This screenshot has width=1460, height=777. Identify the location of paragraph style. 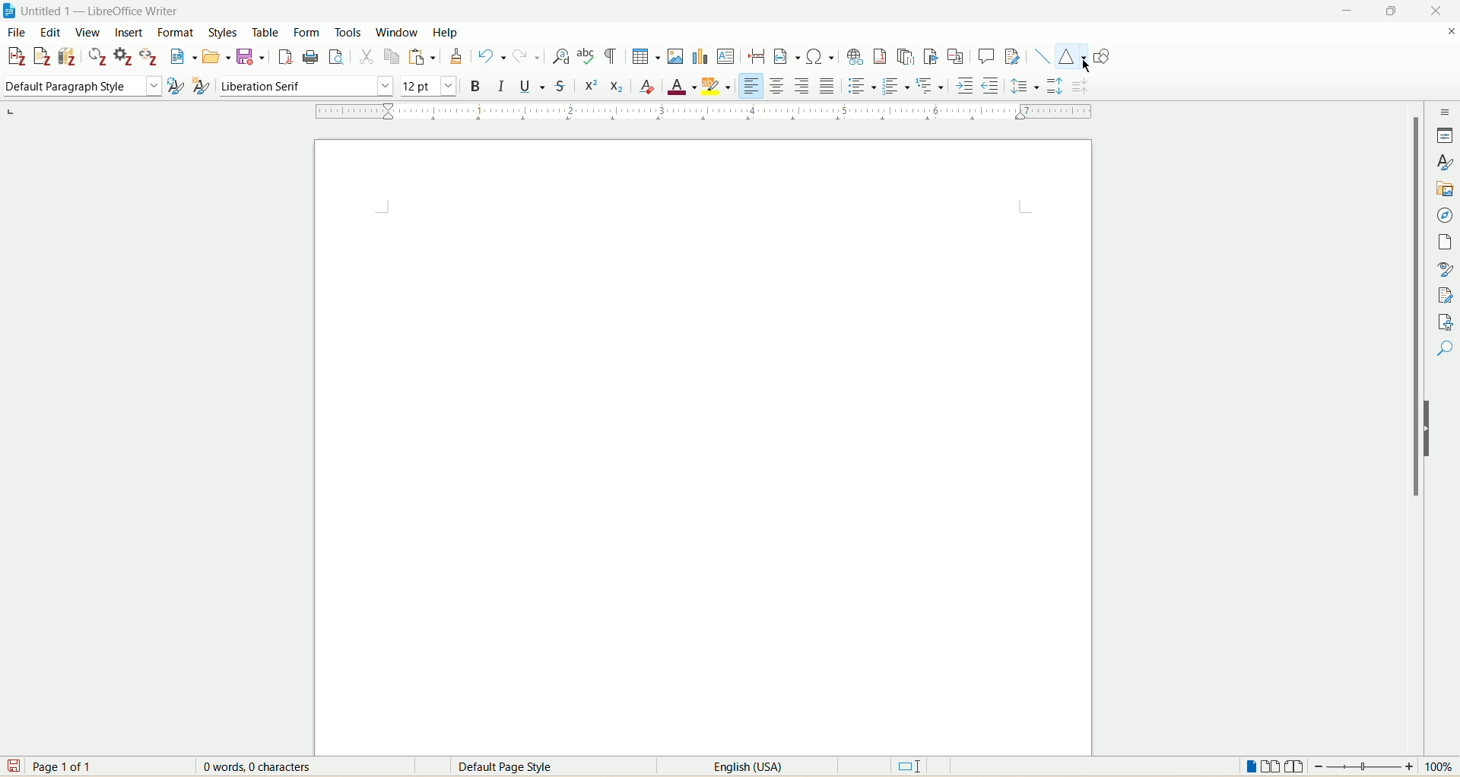
(79, 87).